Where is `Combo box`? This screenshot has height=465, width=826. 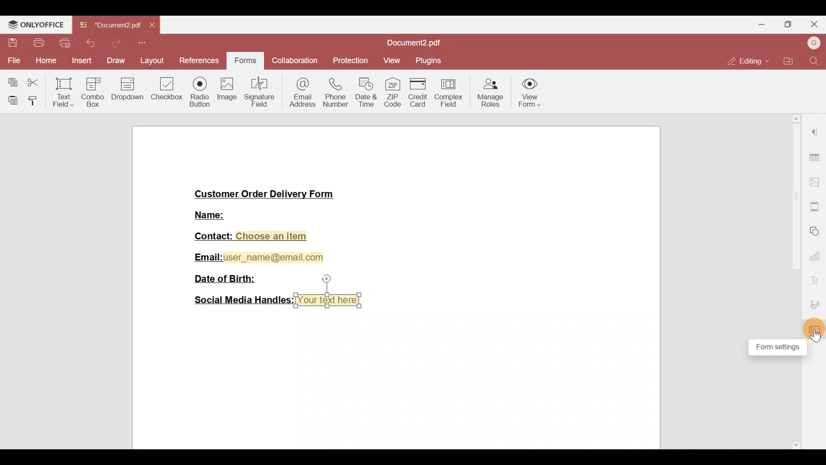
Combo box is located at coordinates (95, 91).